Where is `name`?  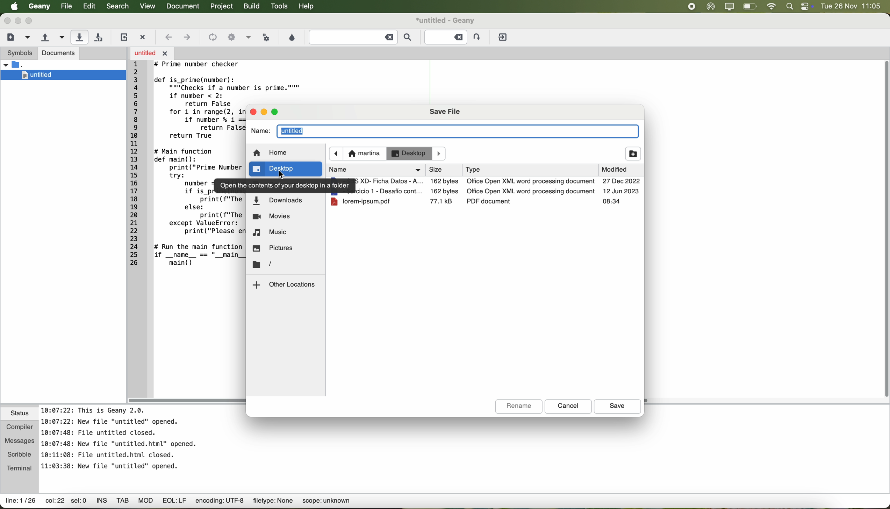
name is located at coordinates (443, 170).